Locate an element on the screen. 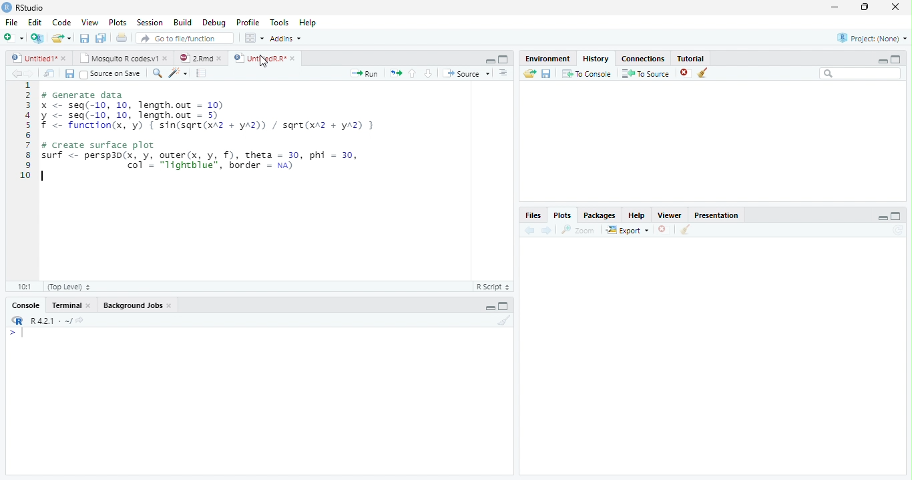 The width and height of the screenshot is (912, 480). R Script is located at coordinates (495, 287).